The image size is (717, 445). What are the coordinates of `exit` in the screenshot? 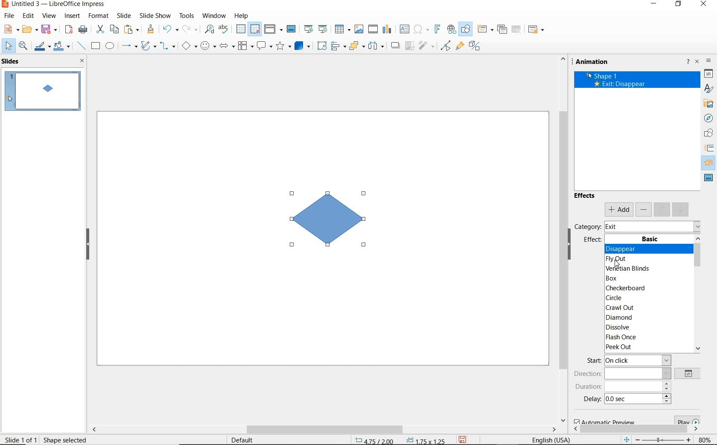 It's located at (652, 226).